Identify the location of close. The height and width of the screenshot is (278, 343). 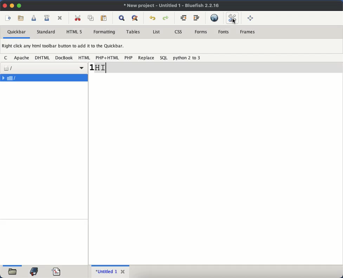
(124, 272).